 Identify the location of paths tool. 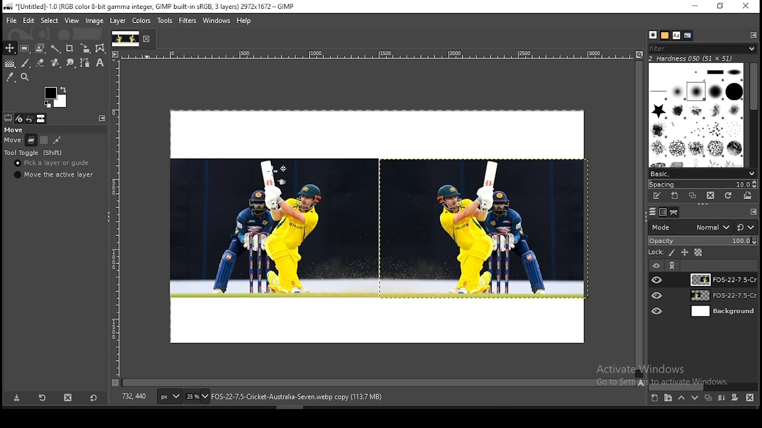
(83, 64).